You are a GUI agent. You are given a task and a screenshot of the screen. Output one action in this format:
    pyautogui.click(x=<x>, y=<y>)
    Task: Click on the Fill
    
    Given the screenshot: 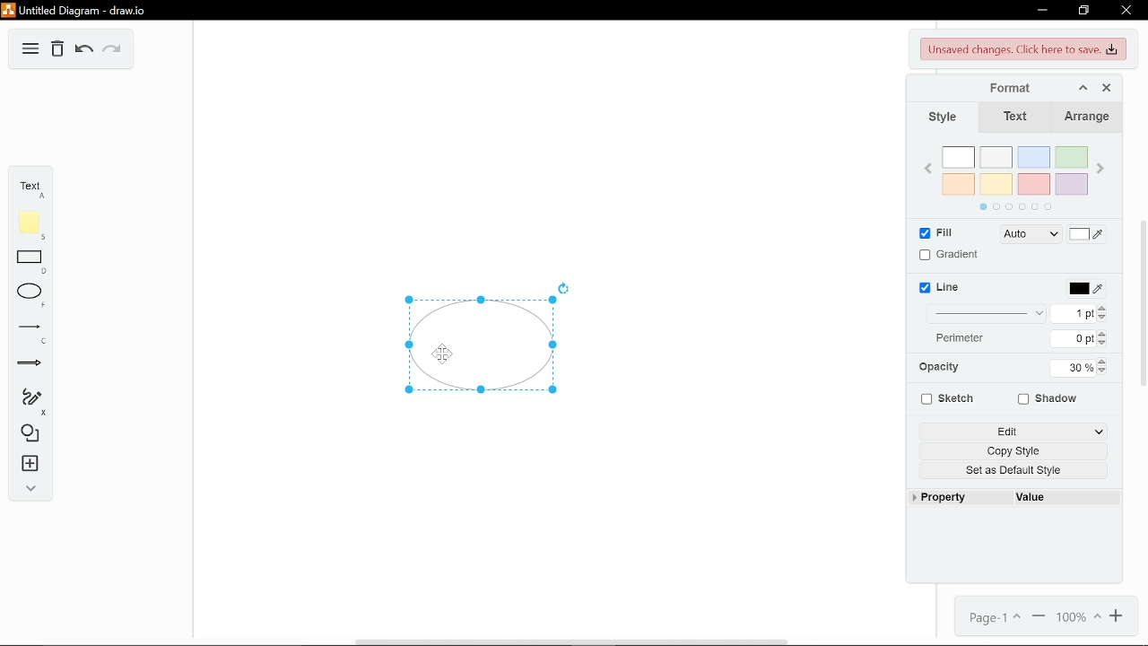 What is the action you would take?
    pyautogui.click(x=936, y=233)
    